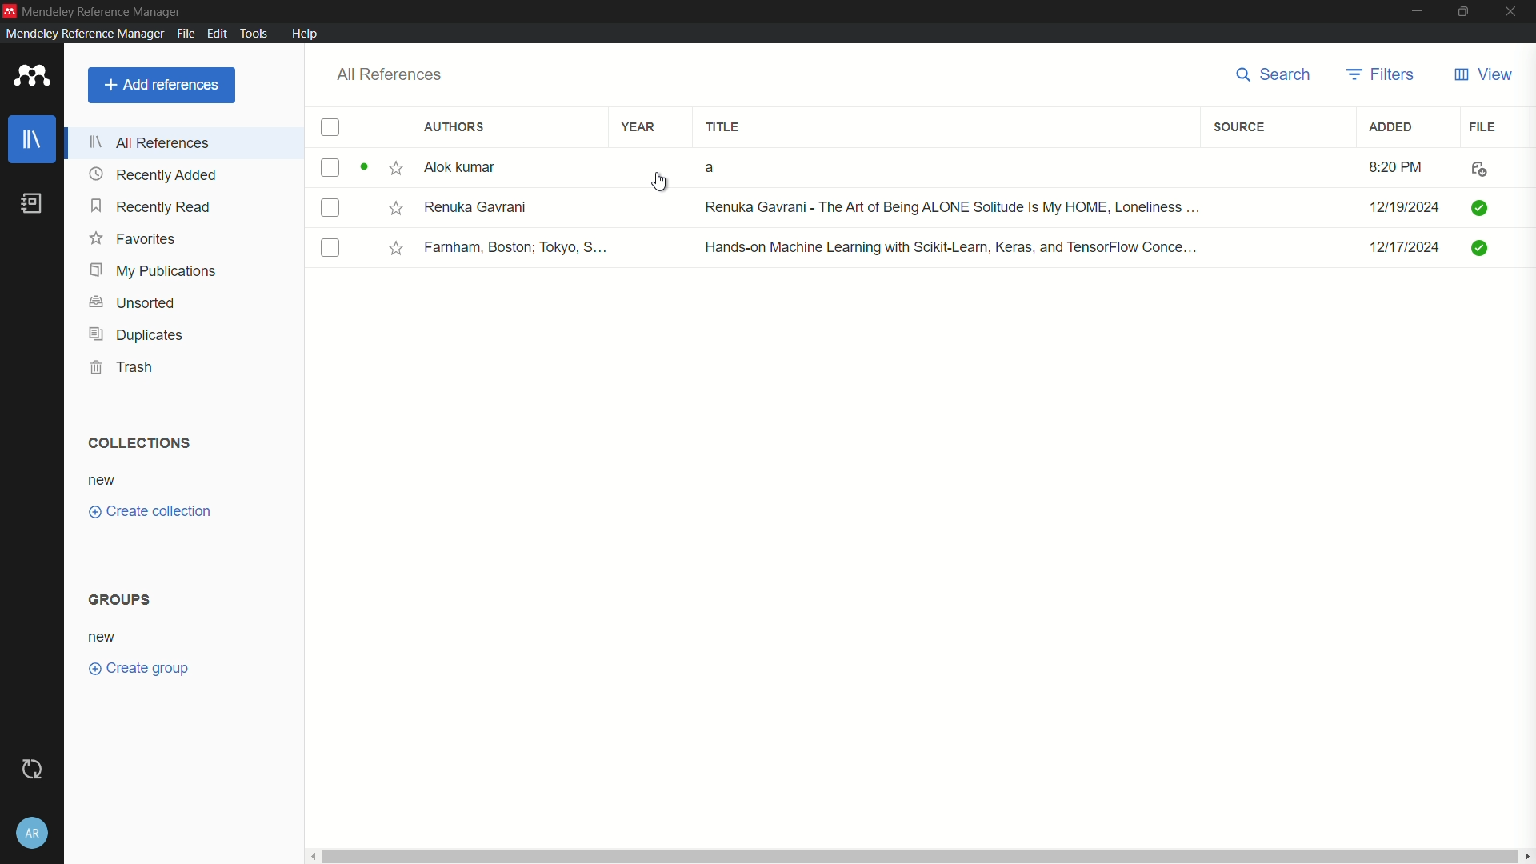 This screenshot has width=1536, height=864. What do you see at coordinates (103, 638) in the screenshot?
I see `new` at bounding box center [103, 638].